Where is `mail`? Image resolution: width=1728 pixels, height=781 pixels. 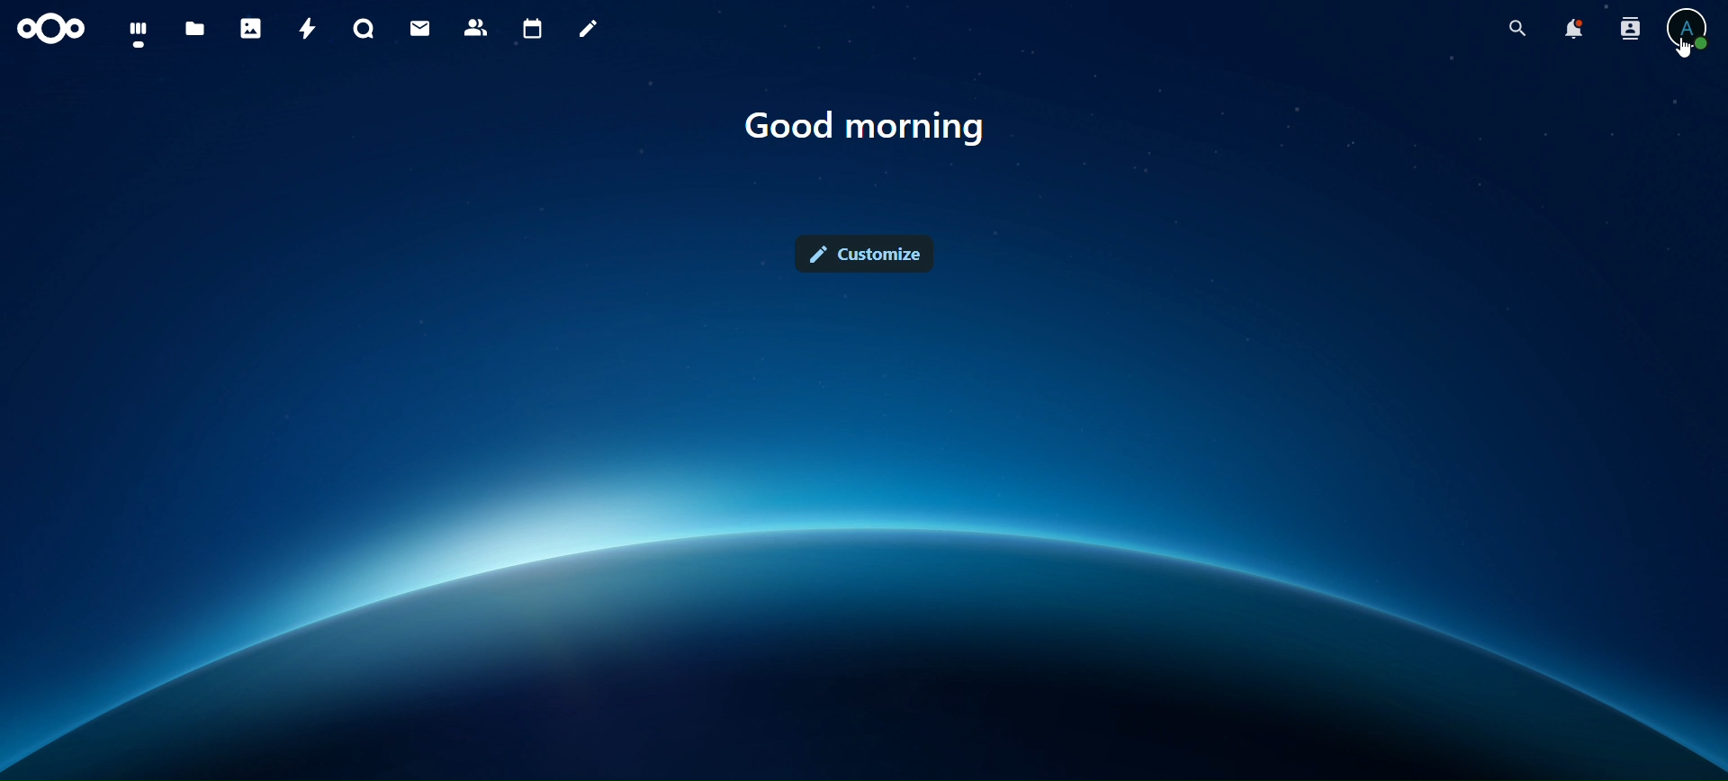 mail is located at coordinates (425, 30).